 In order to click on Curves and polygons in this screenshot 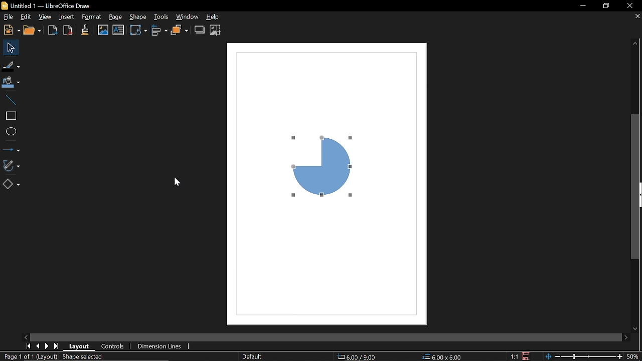, I will do `click(11, 164)`.